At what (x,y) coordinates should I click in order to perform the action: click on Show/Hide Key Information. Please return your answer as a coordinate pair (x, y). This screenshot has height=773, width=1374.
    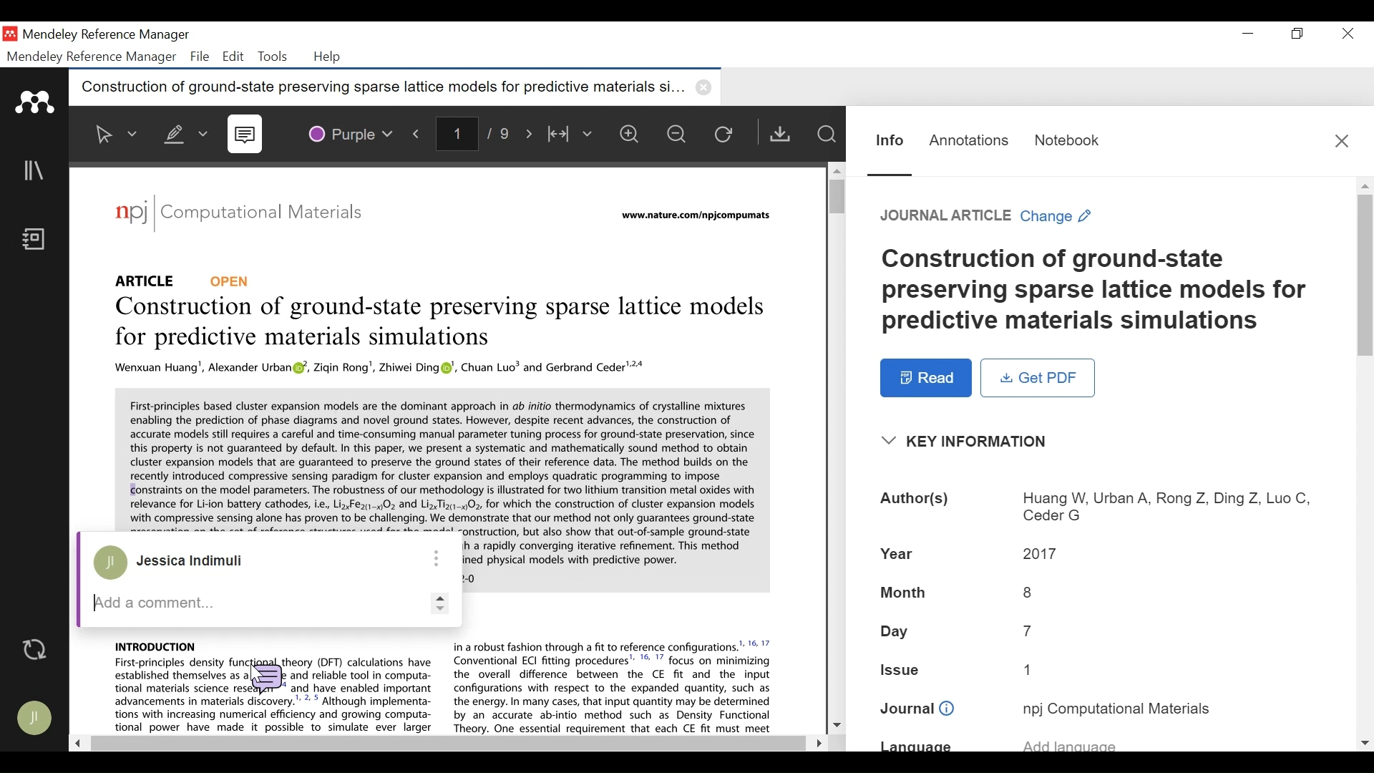
    Looking at the image, I should click on (970, 442).